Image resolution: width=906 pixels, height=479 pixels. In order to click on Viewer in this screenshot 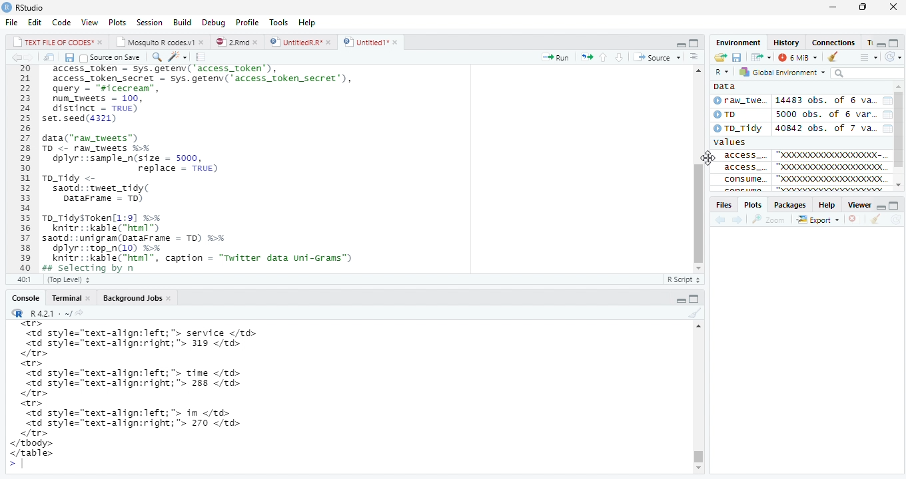, I will do `click(857, 204)`.